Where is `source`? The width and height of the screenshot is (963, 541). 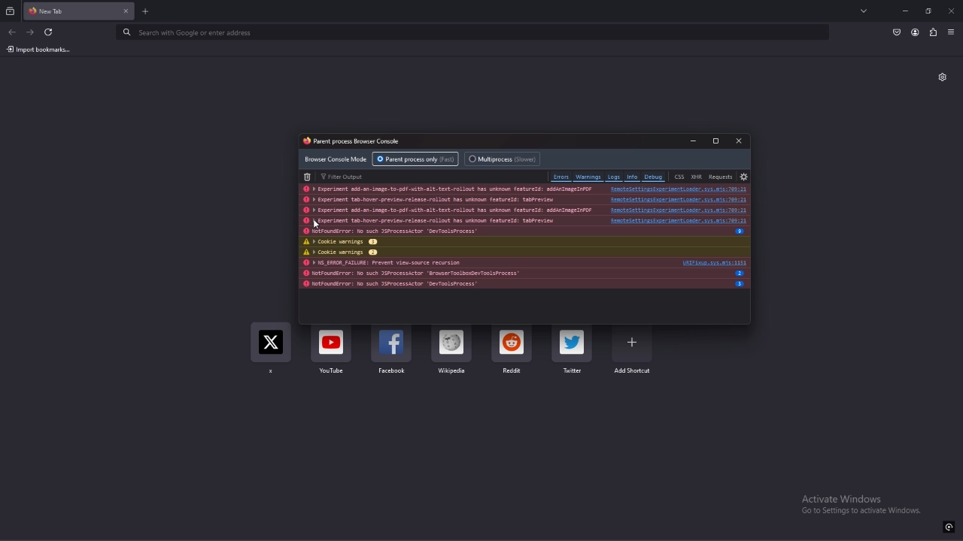 source is located at coordinates (678, 210).